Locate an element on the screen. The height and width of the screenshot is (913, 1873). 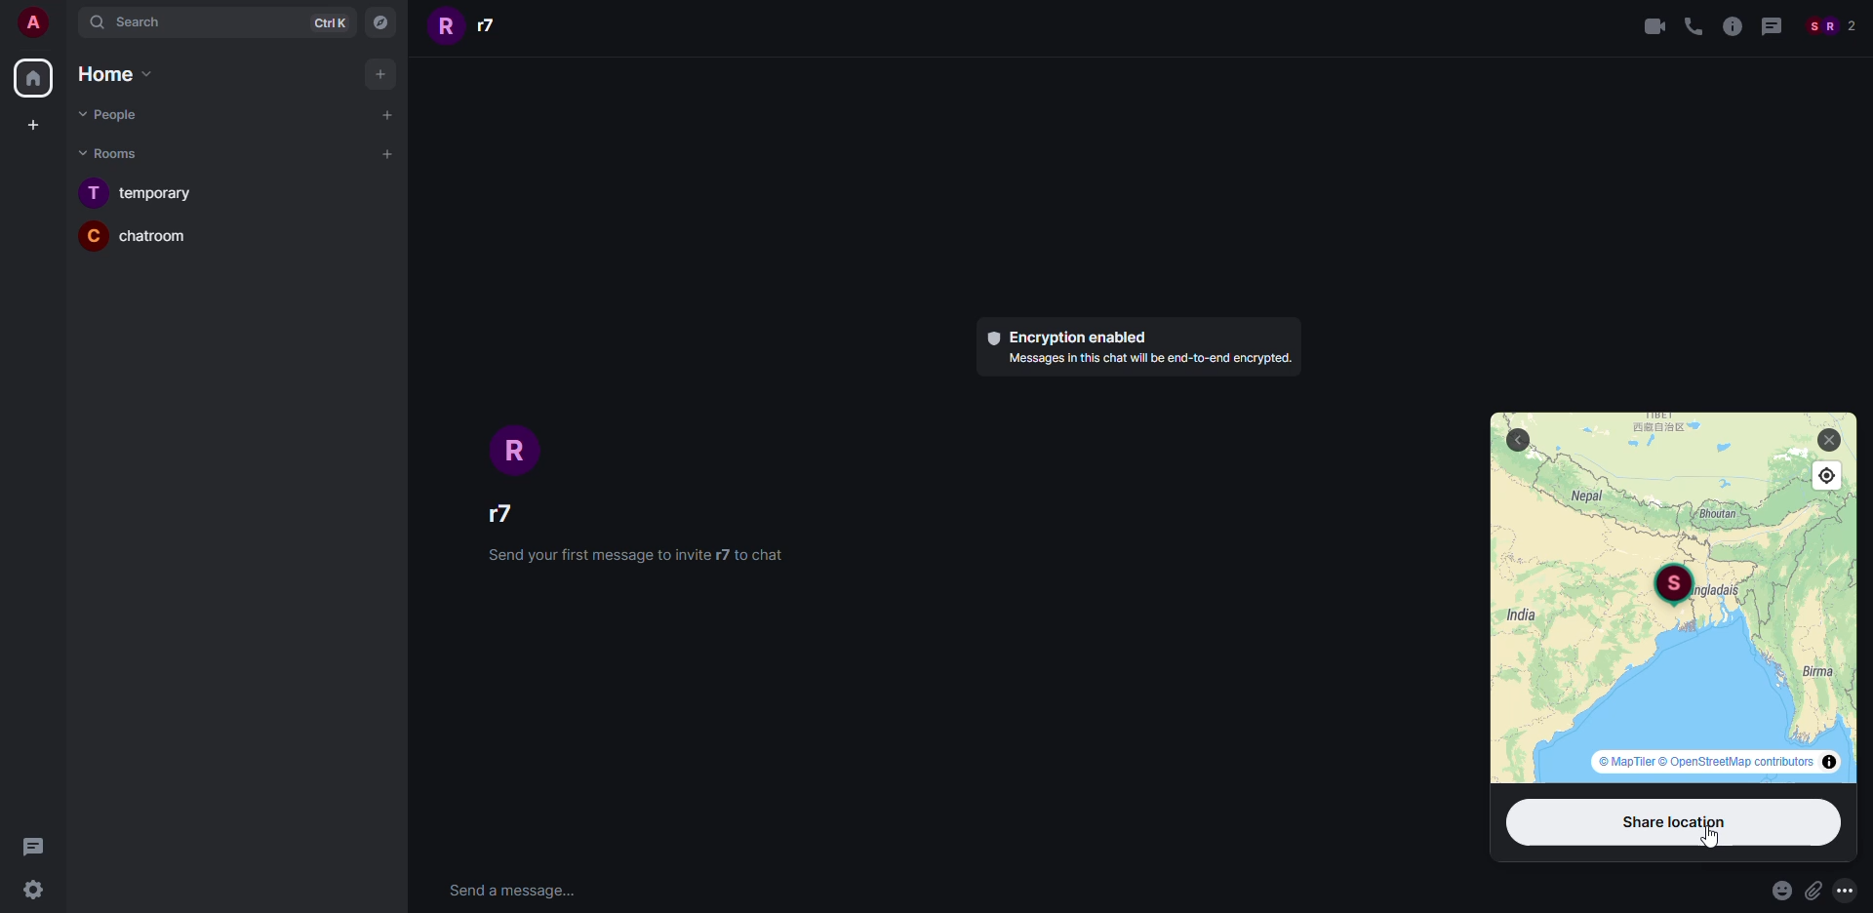
information is located at coordinates (1731, 27).